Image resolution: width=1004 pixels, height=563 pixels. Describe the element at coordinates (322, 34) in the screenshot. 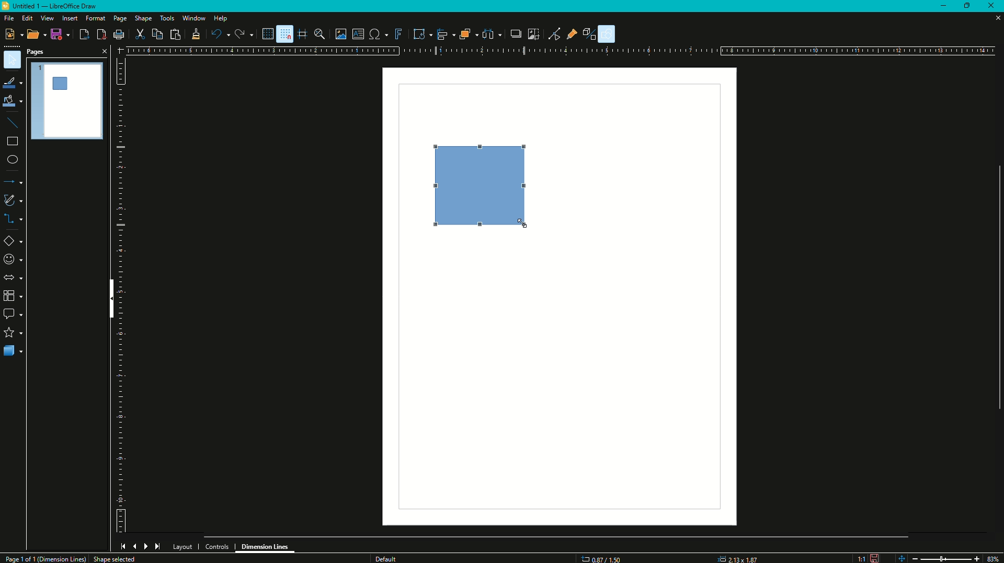

I see `Zoom and Pan` at that location.